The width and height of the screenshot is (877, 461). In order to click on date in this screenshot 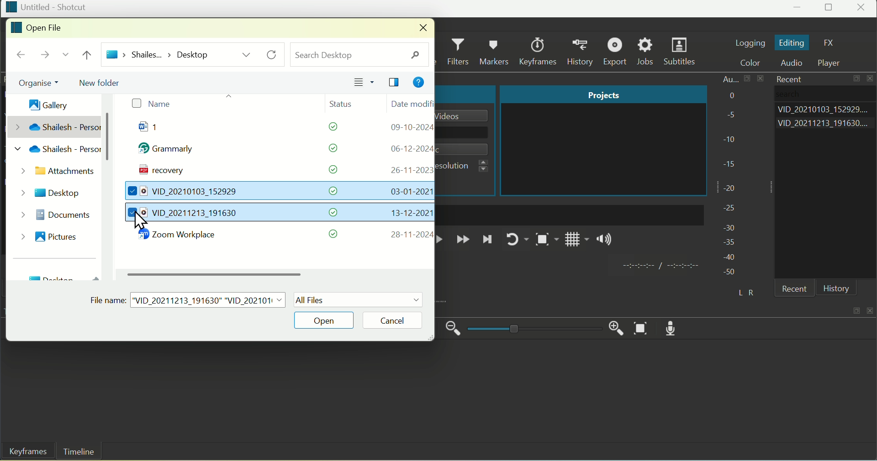, I will do `click(410, 128)`.